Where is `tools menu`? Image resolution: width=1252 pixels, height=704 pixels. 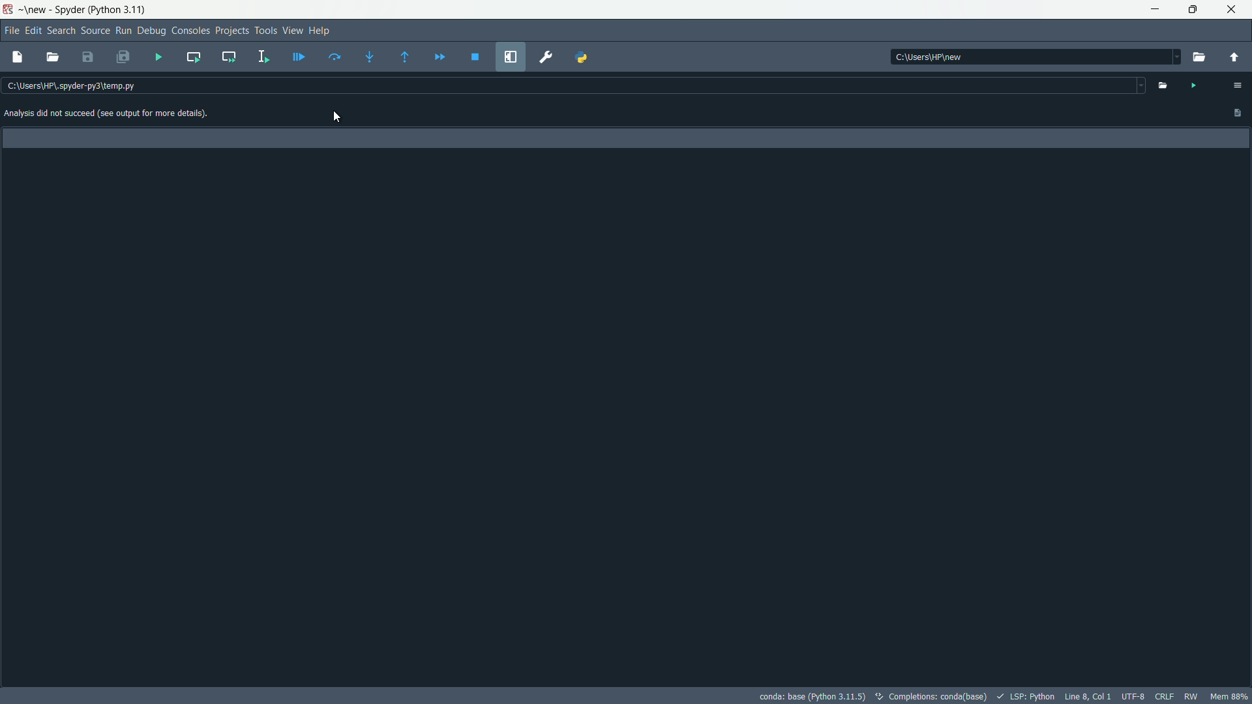 tools menu is located at coordinates (265, 32).